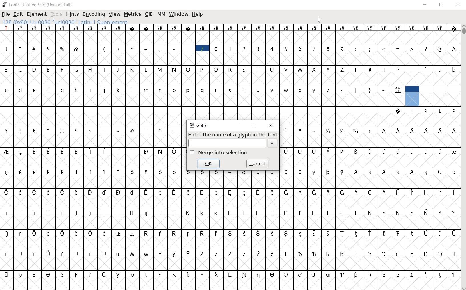 This screenshot has height=290, width=466. I want to click on 5, so click(287, 48).